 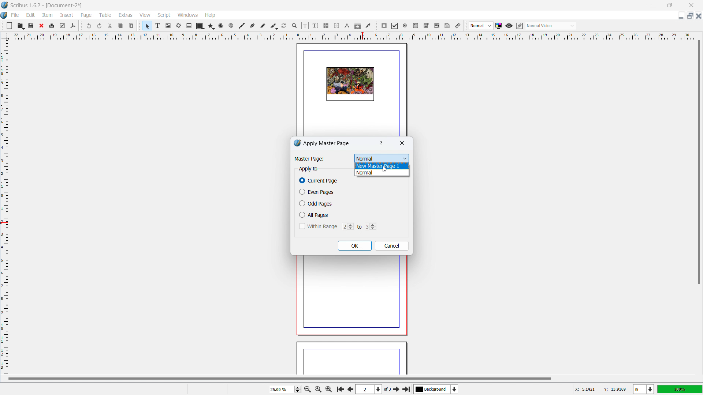 What do you see at coordinates (376, 26) in the screenshot?
I see `move toolbox` at bounding box center [376, 26].